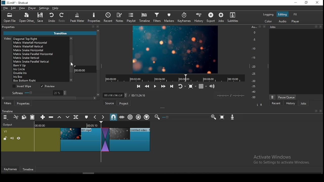 The height and width of the screenshot is (182, 324). What do you see at coordinates (113, 117) in the screenshot?
I see `snap` at bounding box center [113, 117].